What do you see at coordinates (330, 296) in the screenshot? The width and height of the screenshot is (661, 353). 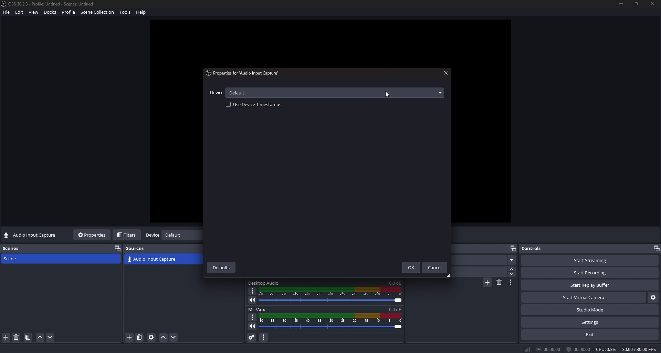 I see `volume adjust` at bounding box center [330, 296].